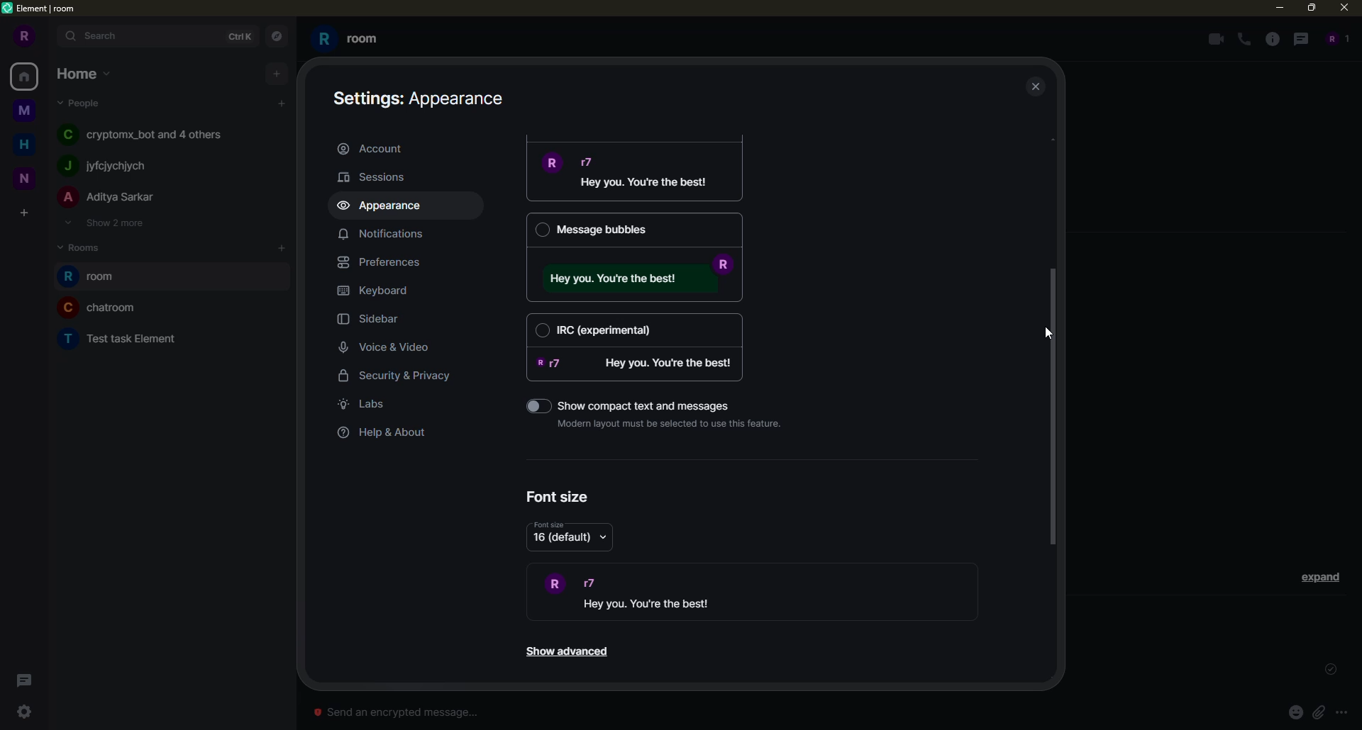  I want to click on close, so click(1037, 88).